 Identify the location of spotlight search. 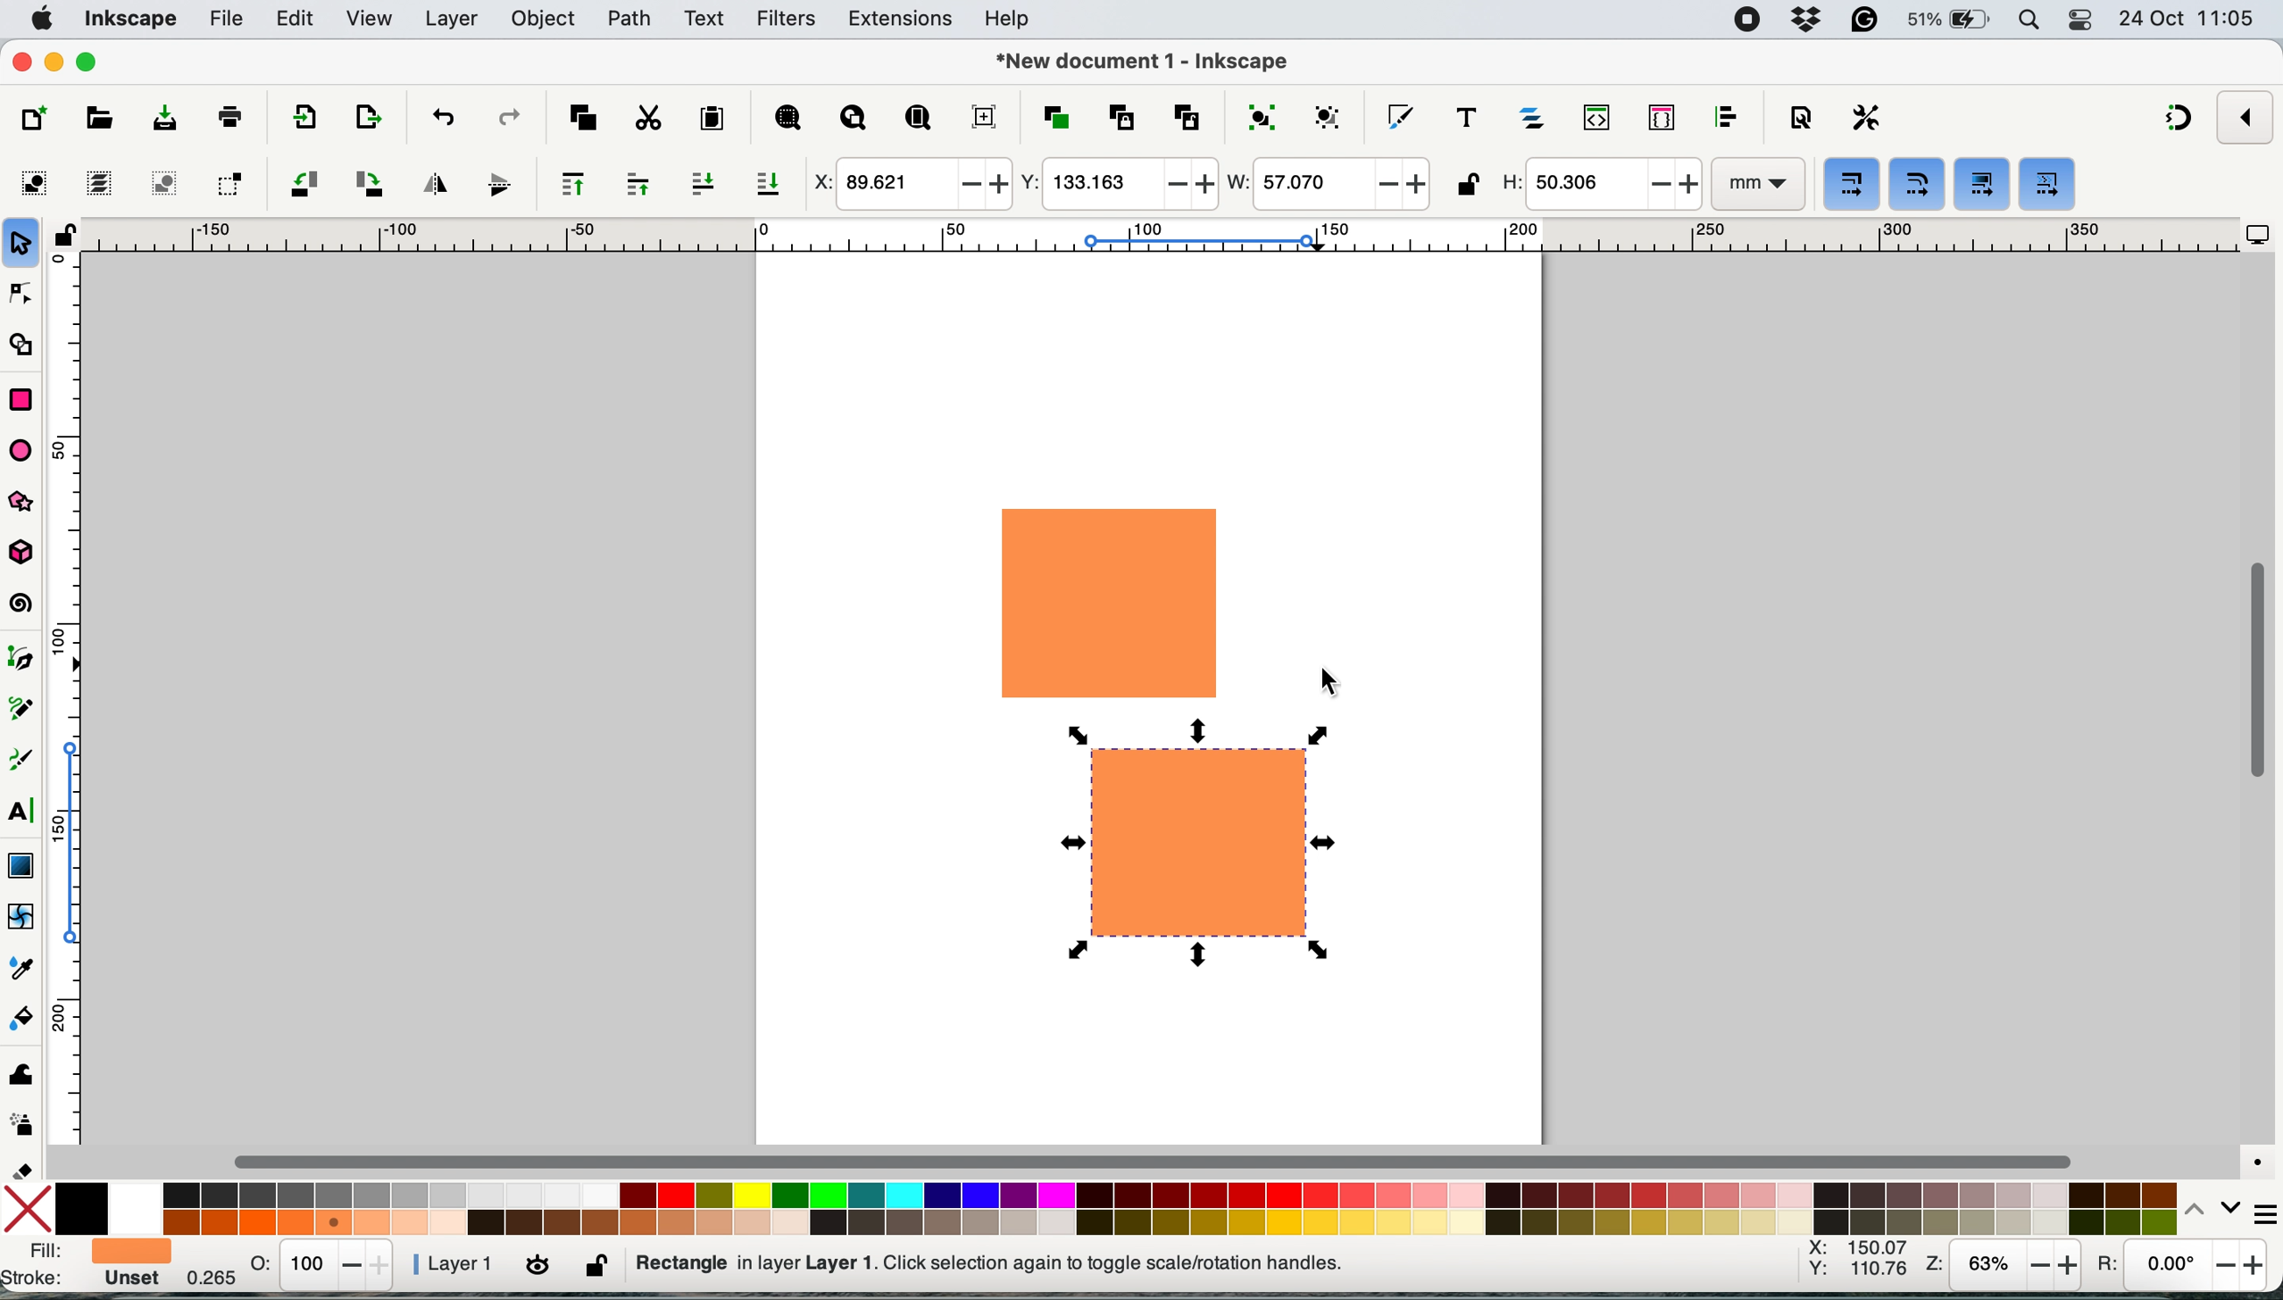
(2031, 22).